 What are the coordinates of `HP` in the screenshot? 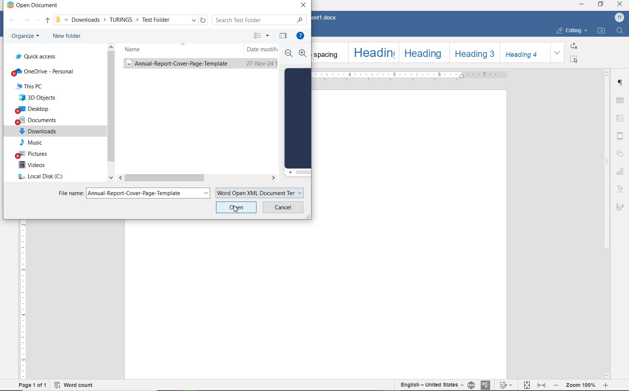 It's located at (618, 18).